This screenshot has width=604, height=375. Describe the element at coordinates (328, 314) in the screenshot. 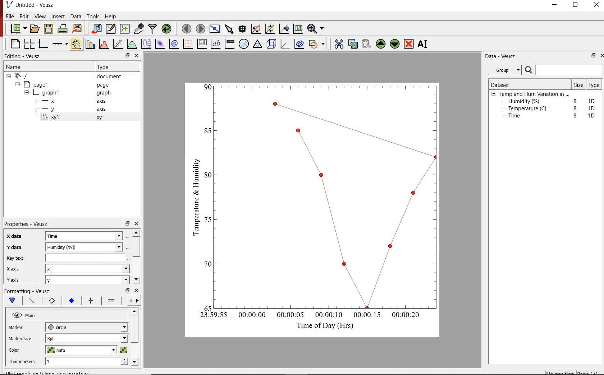

I see `00:00:10` at that location.